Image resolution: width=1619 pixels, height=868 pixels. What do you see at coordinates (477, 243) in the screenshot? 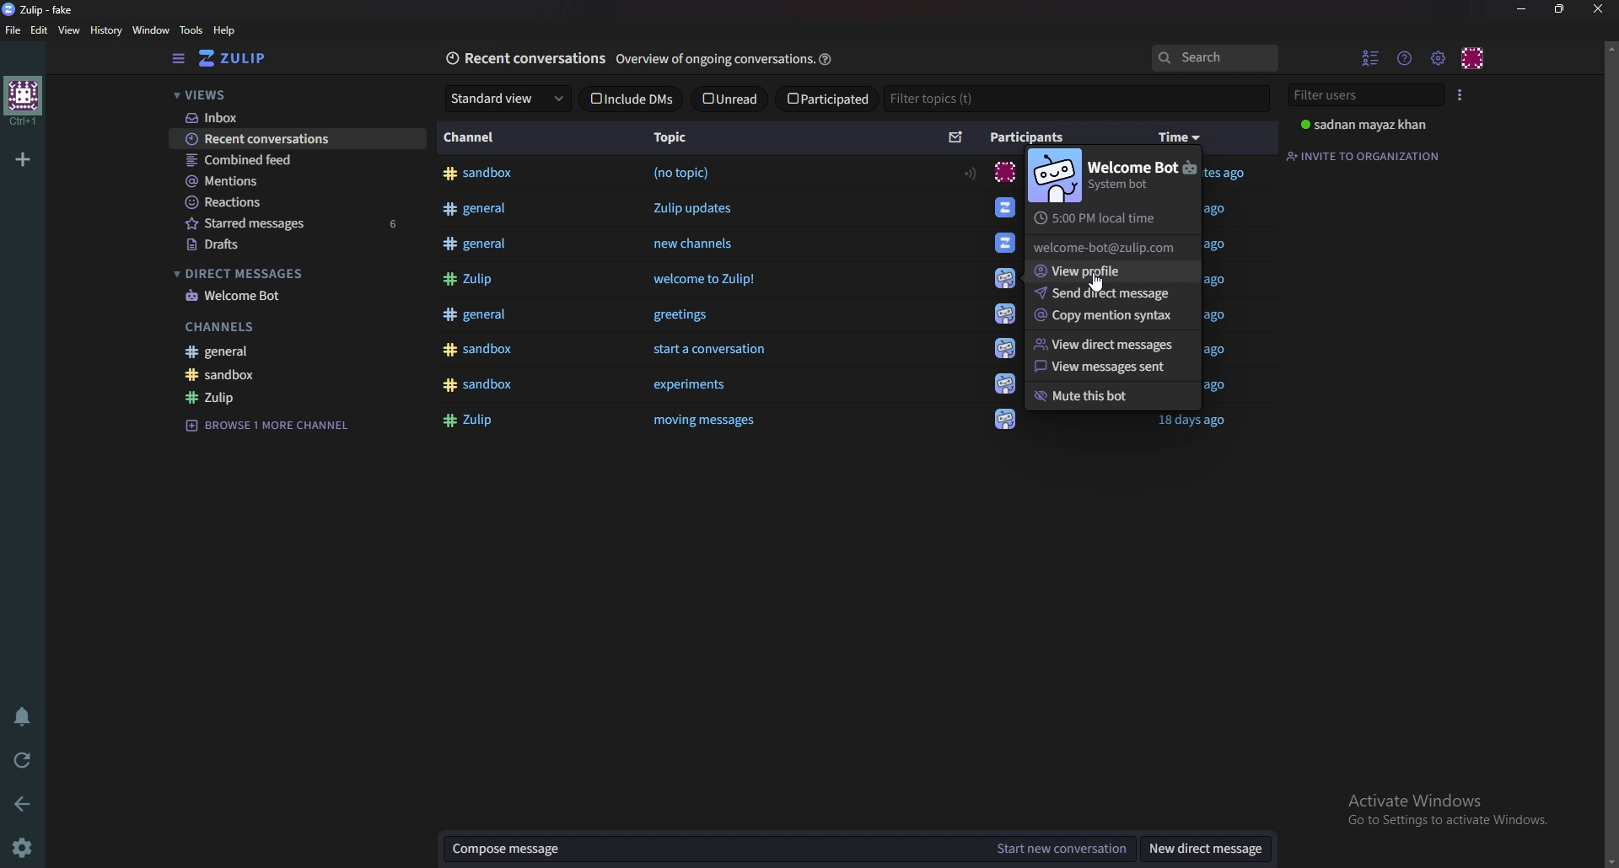
I see `# general` at bounding box center [477, 243].